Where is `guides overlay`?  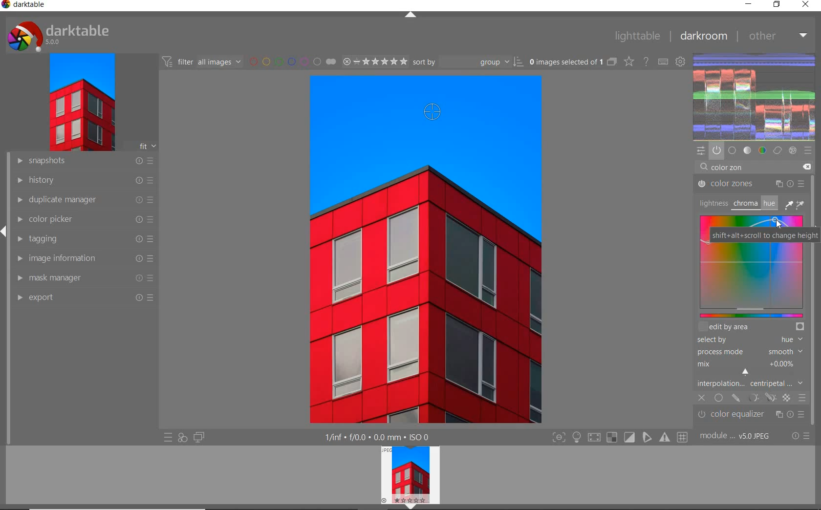
guides overlay is located at coordinates (647, 438).